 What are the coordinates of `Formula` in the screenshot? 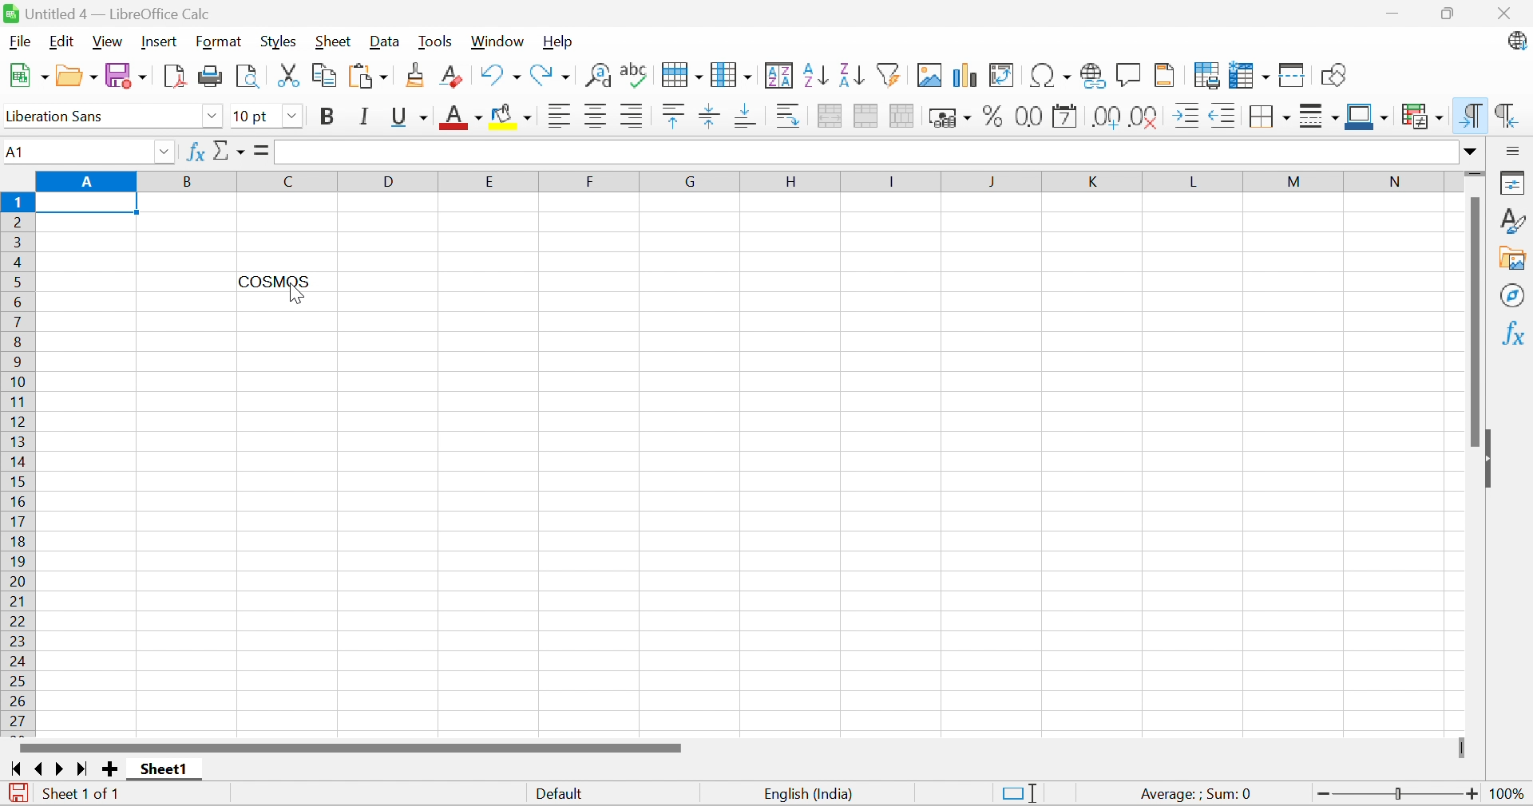 It's located at (265, 151).